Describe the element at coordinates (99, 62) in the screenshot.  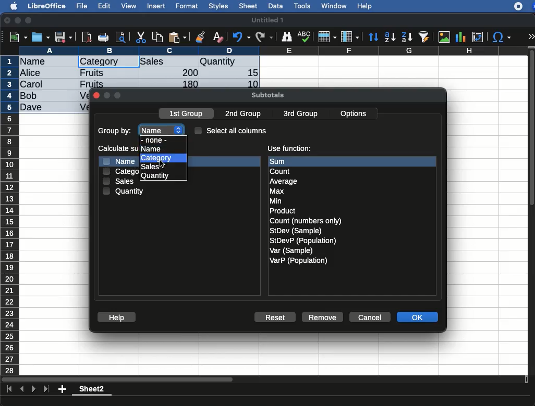
I see `category` at that location.